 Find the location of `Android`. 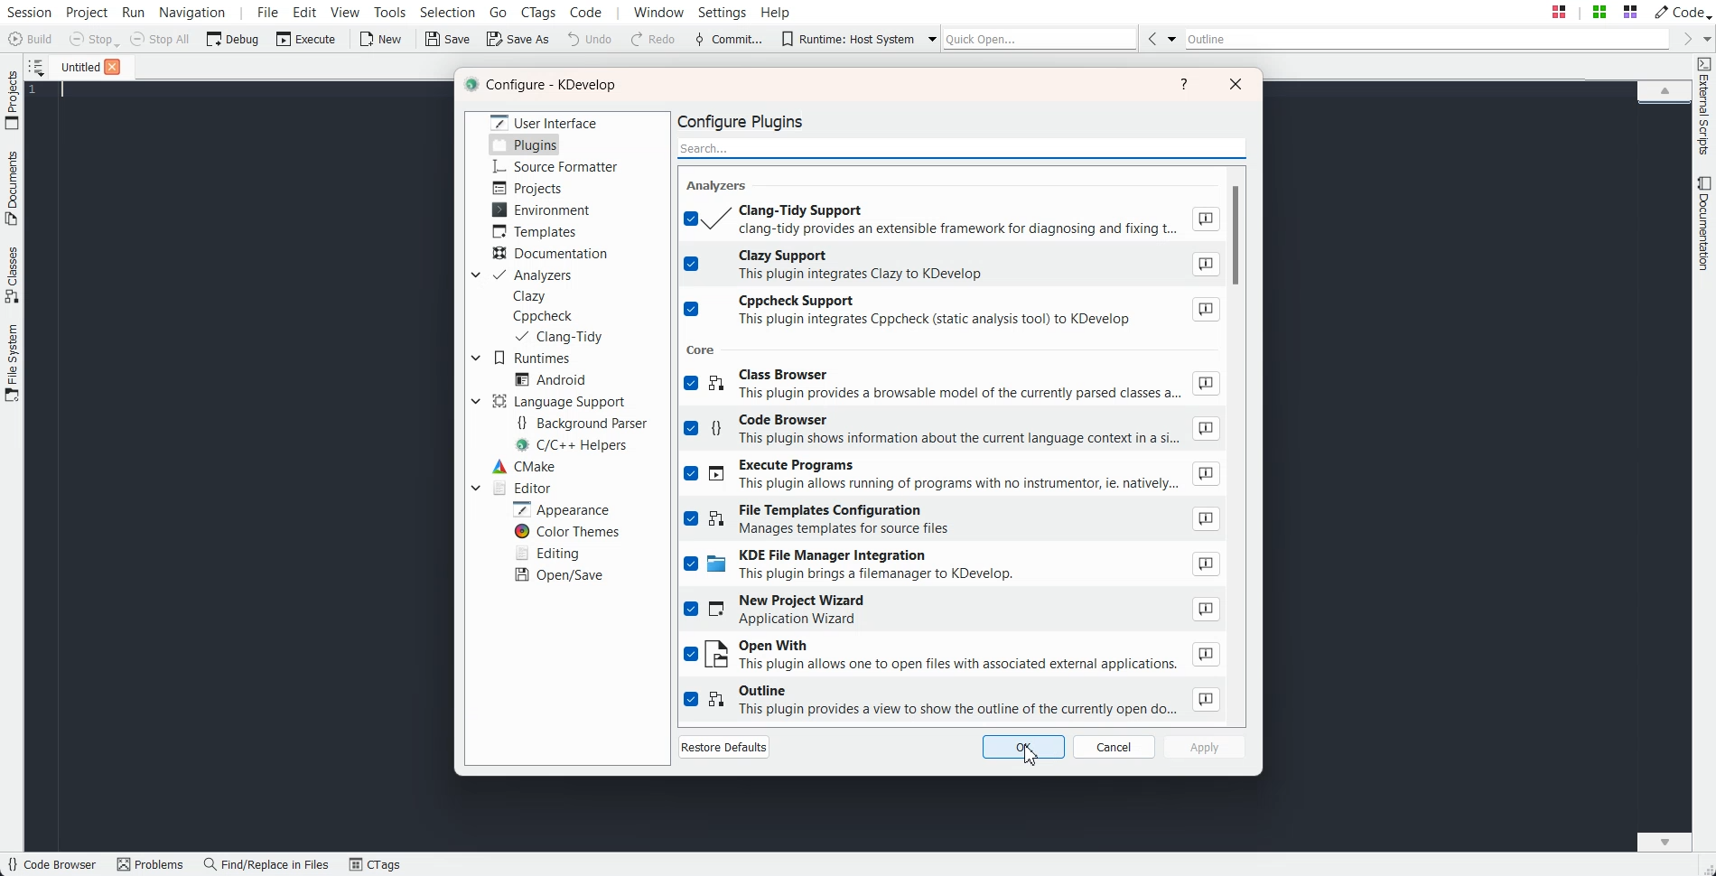

Android is located at coordinates (550, 378).